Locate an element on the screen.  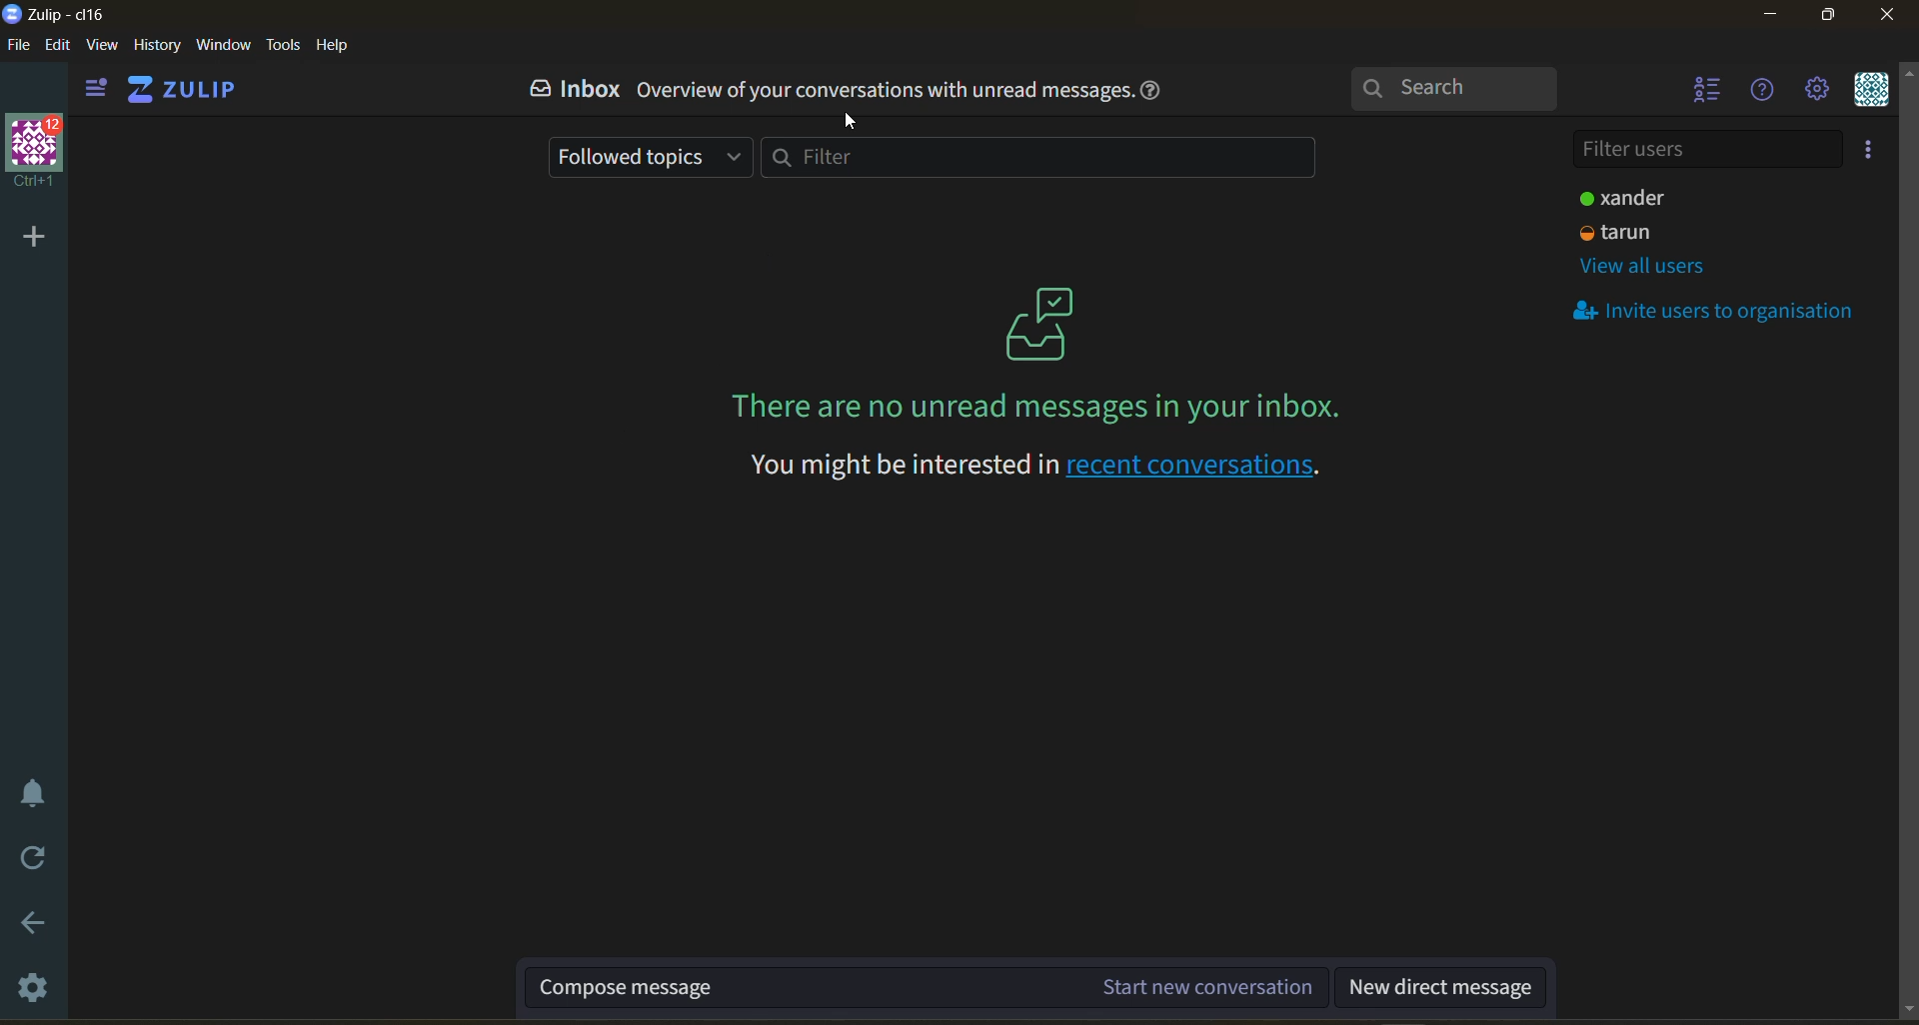
invite users to organisation is located at coordinates (1874, 142).